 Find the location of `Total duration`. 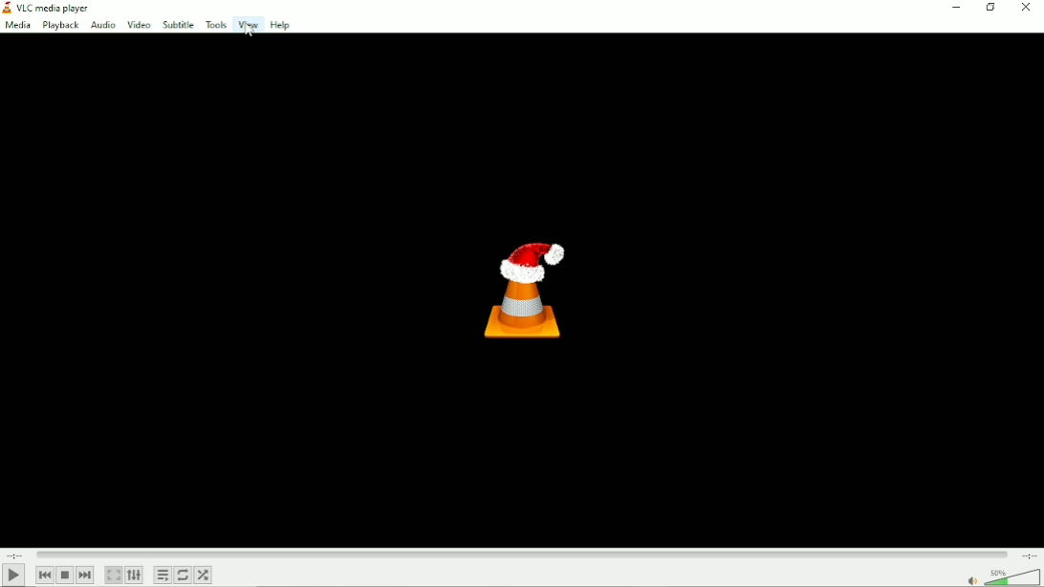

Total duration is located at coordinates (1028, 554).